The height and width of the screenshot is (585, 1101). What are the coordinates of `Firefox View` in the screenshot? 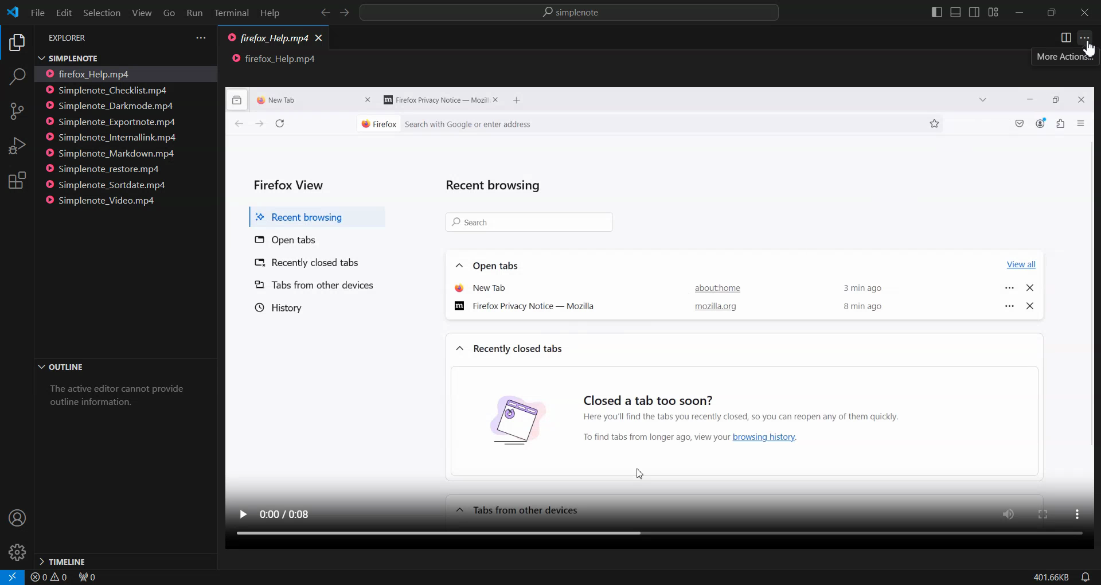 It's located at (291, 182).